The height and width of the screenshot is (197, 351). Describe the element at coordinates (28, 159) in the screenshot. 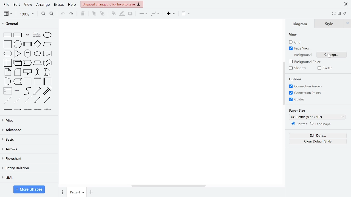

I see `flowchart` at that location.